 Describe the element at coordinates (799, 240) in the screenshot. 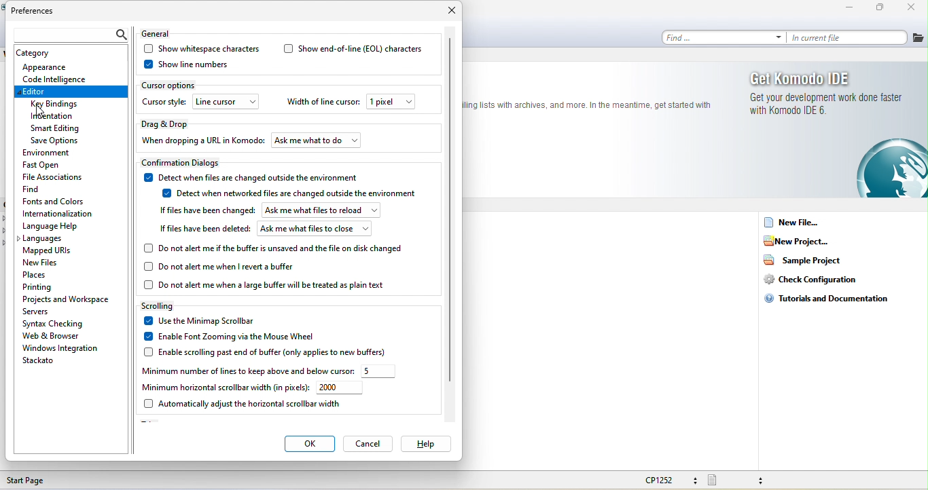

I see `new project` at that location.